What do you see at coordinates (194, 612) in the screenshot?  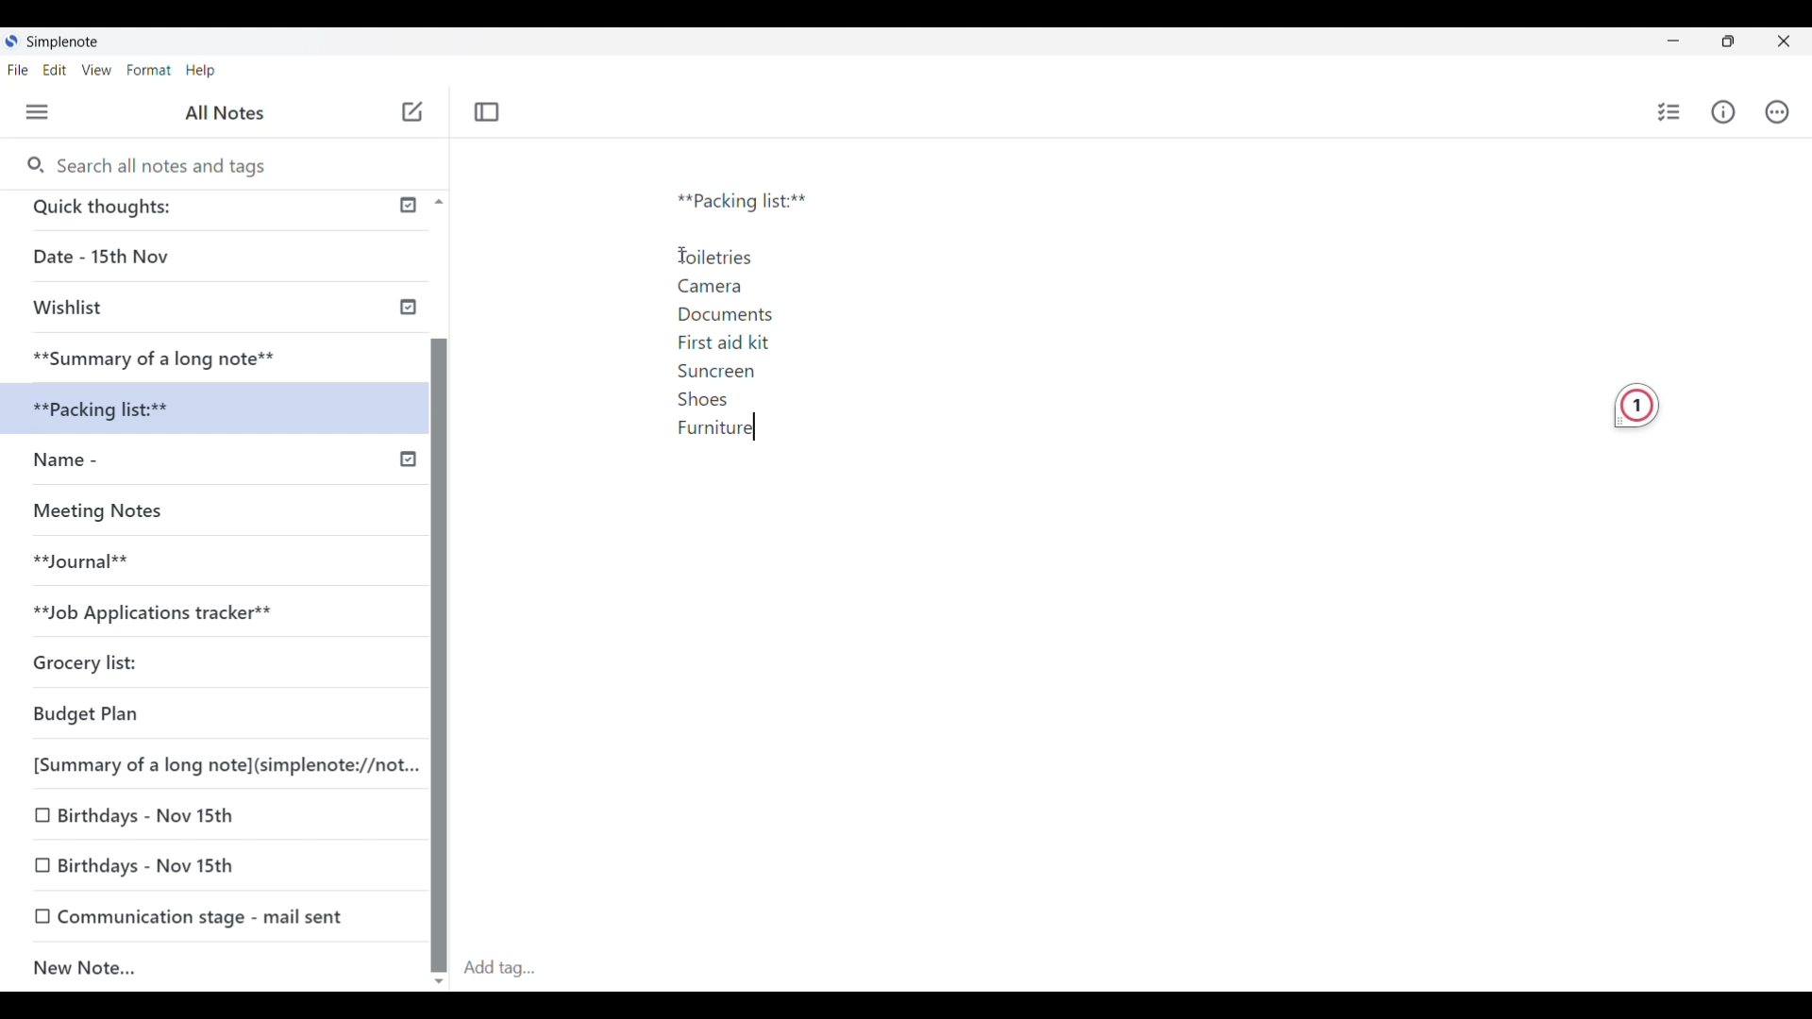 I see `**Job Applications tracker**` at bounding box center [194, 612].